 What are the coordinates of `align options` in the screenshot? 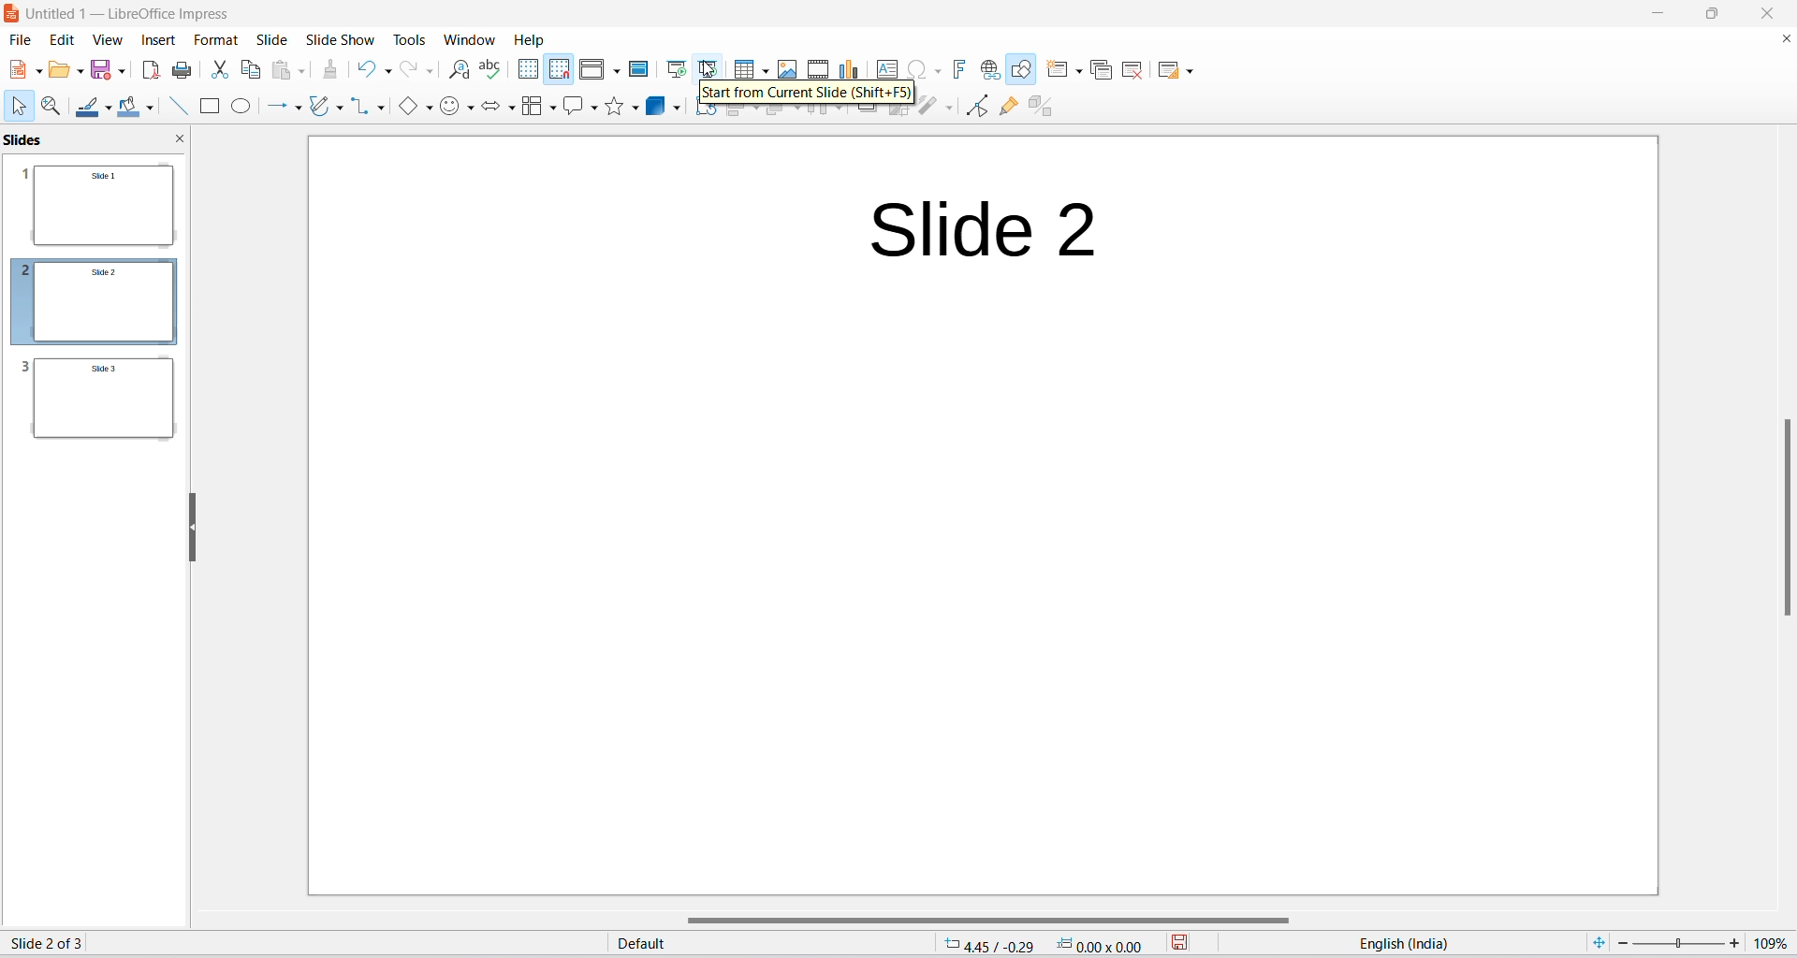 It's located at (760, 114).